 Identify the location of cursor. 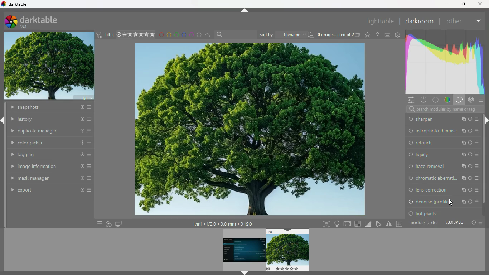
(451, 202).